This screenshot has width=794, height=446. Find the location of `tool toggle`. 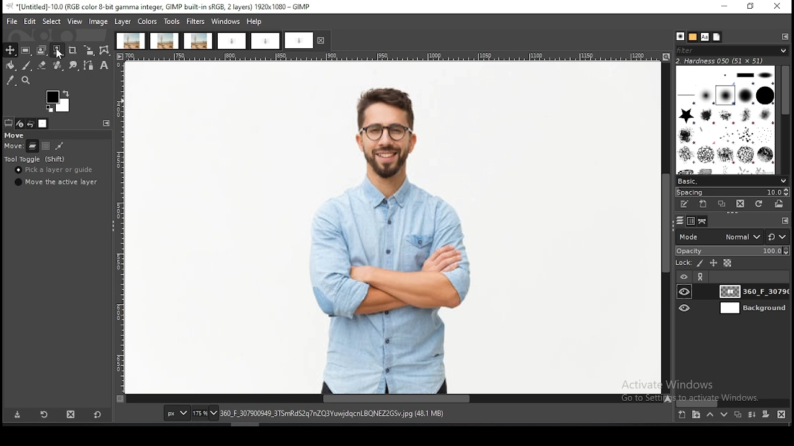

tool toggle is located at coordinates (35, 159).